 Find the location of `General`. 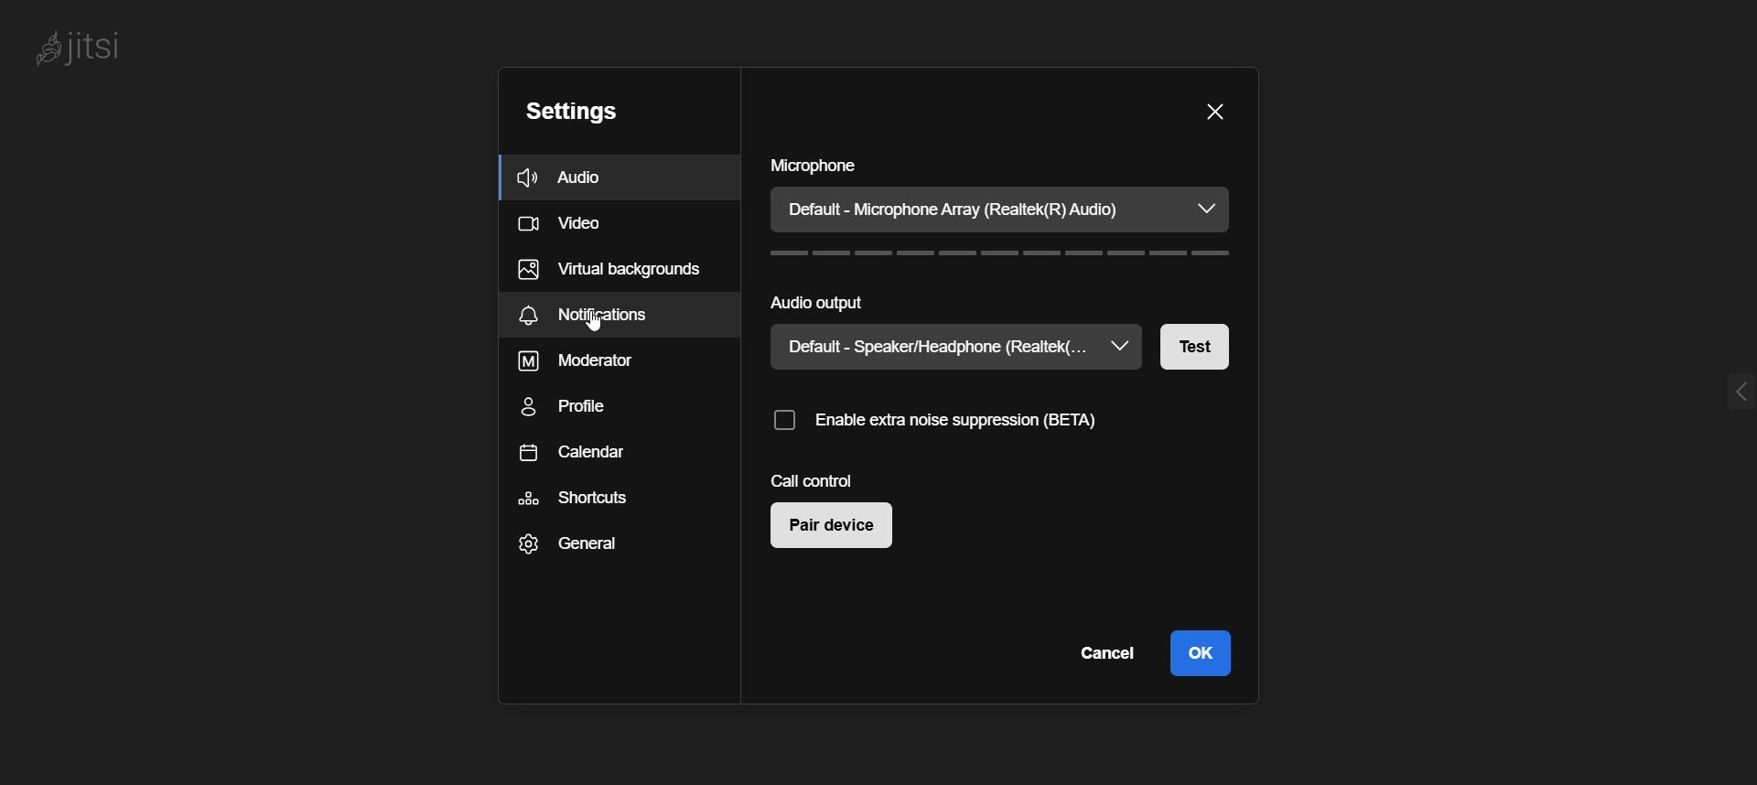

General is located at coordinates (573, 543).